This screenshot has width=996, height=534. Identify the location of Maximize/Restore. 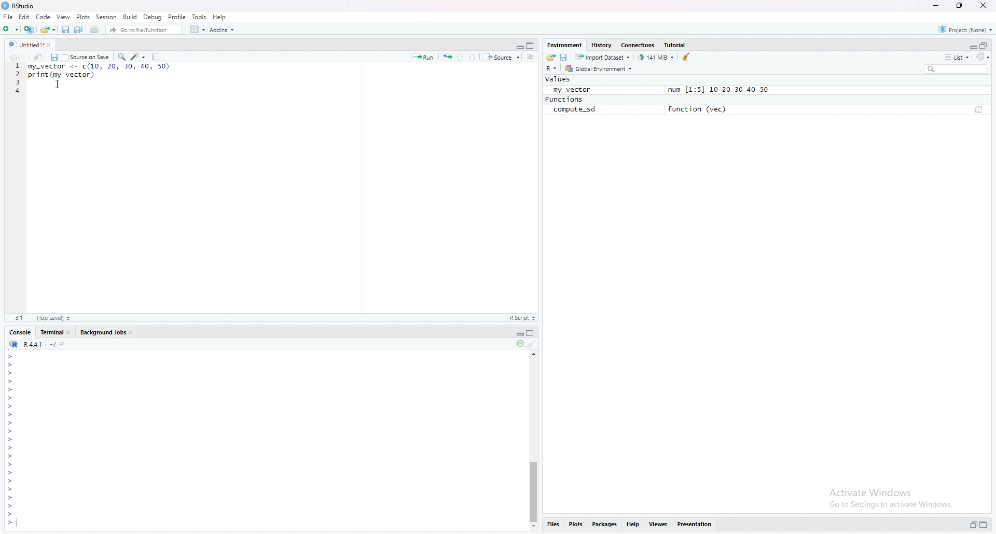
(958, 6).